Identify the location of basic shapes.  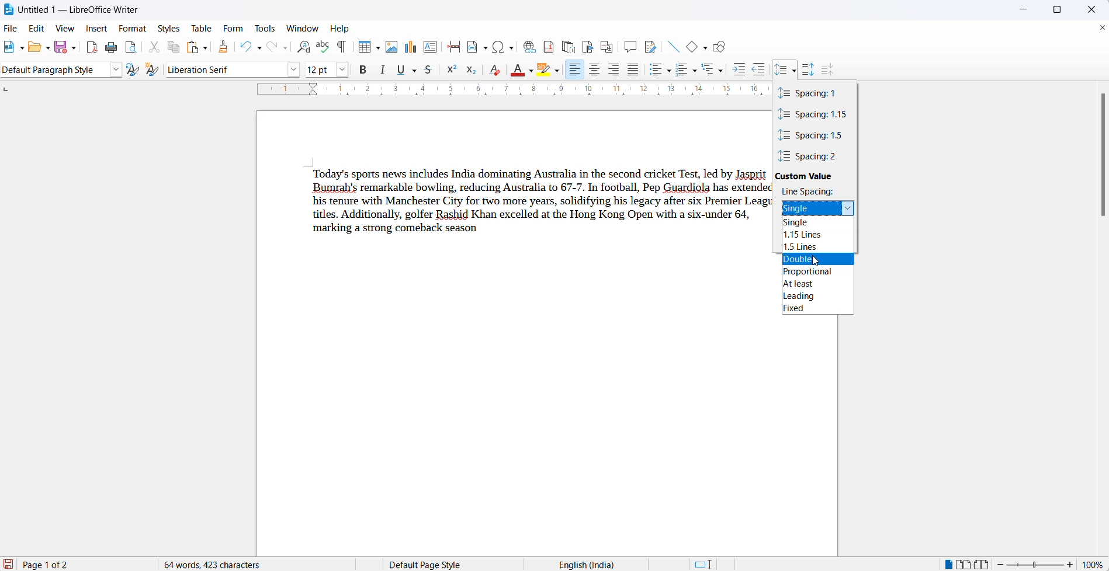
(689, 48).